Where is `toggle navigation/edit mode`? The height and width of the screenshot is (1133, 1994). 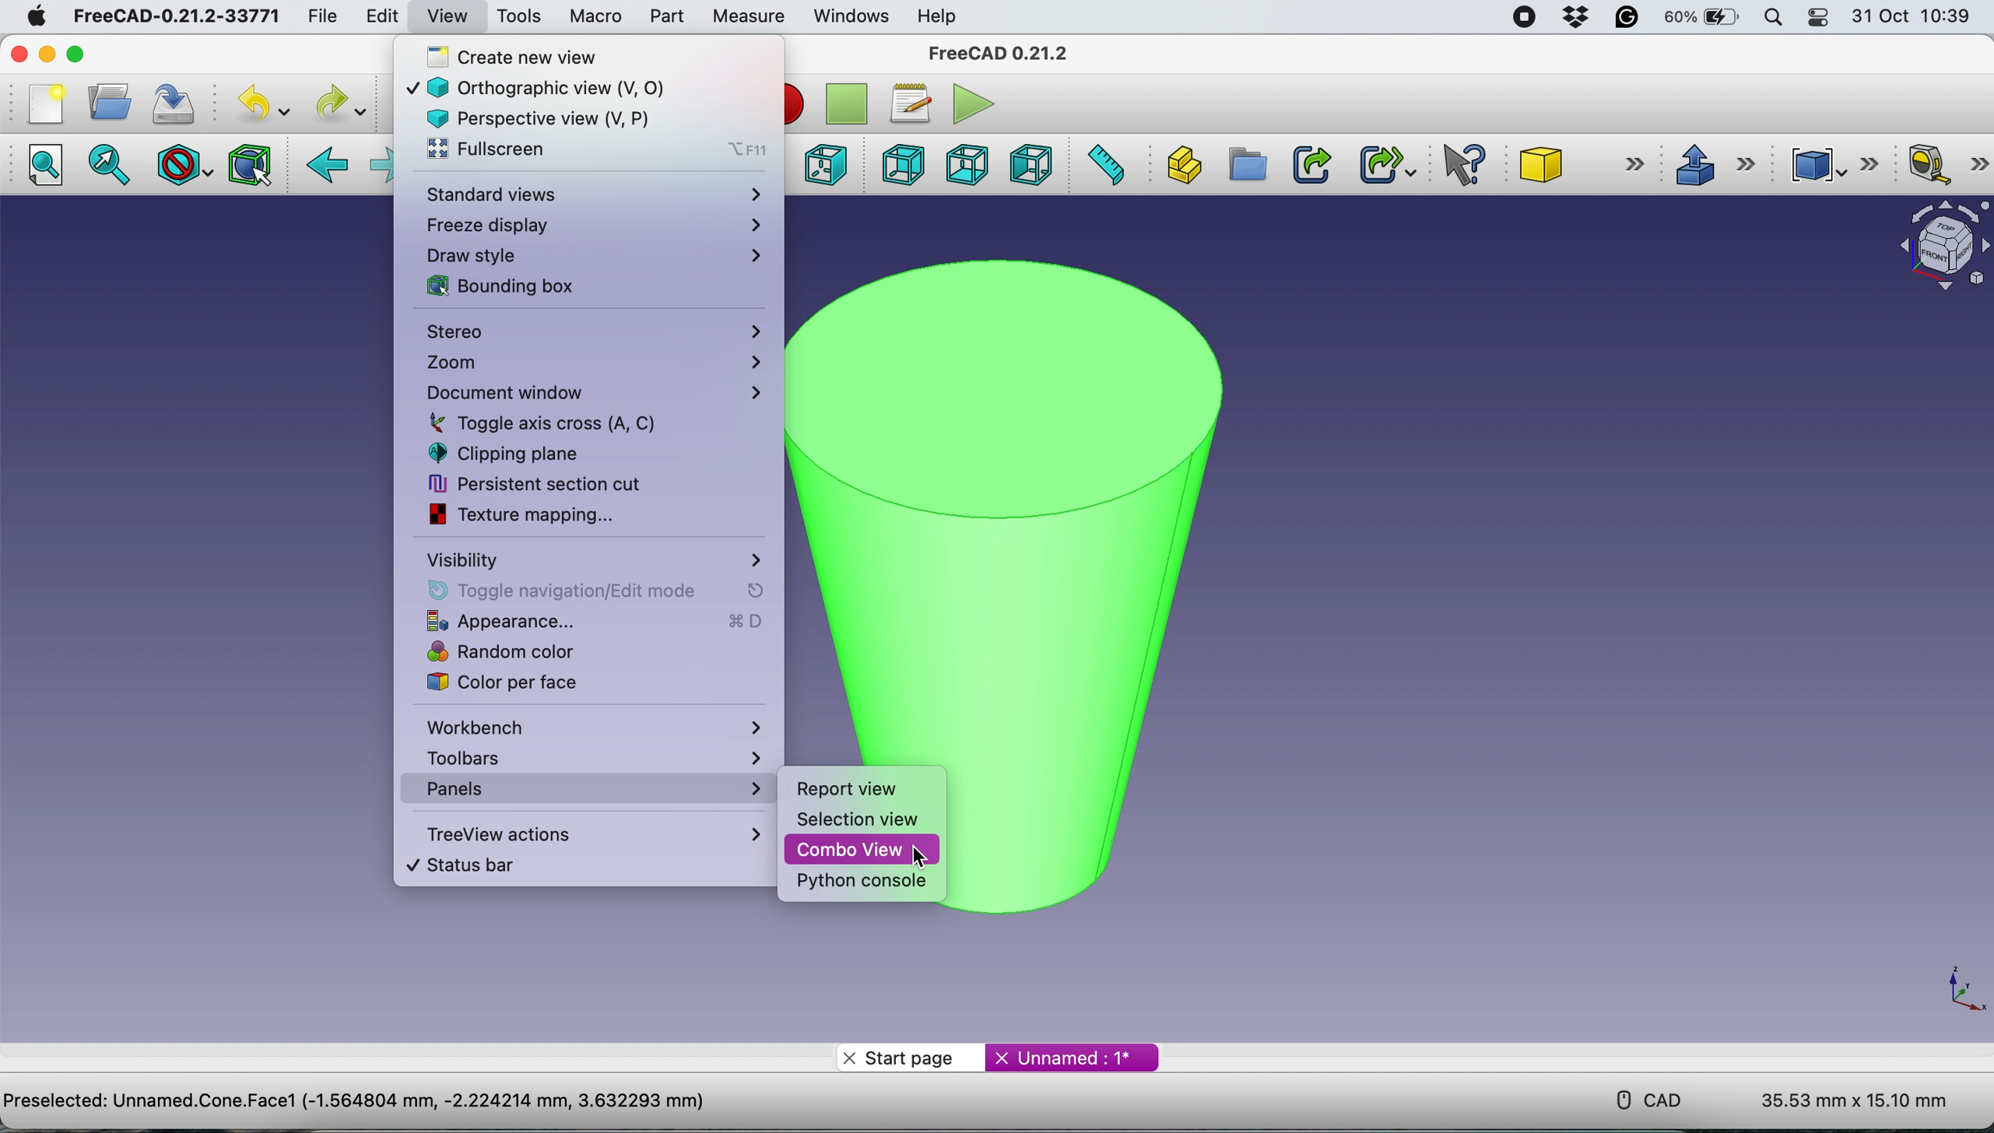
toggle navigation/edit mode is located at coordinates (585, 591).